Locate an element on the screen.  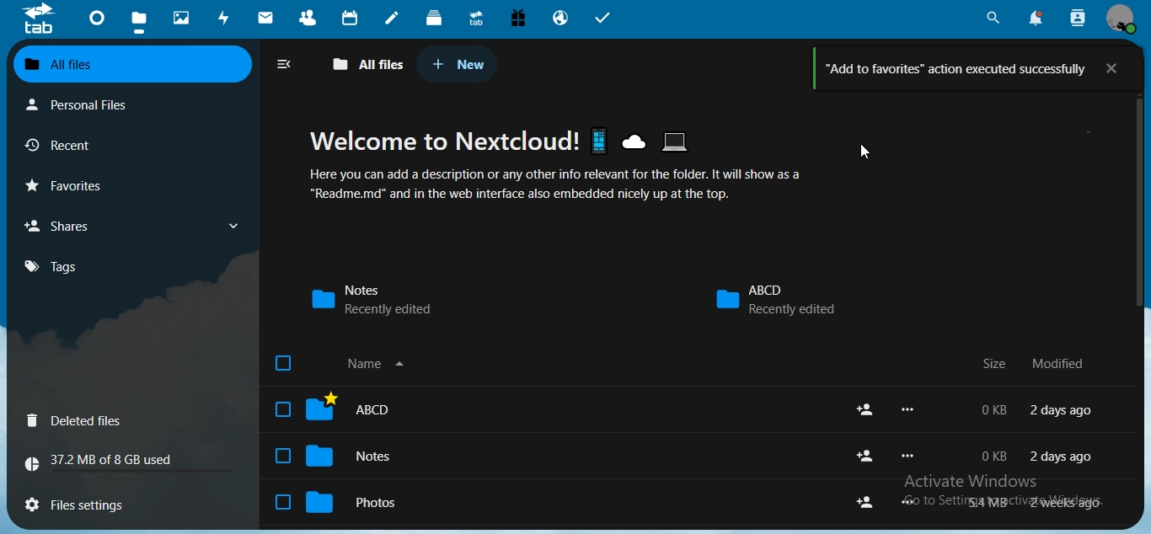
text is located at coordinates (105, 457).